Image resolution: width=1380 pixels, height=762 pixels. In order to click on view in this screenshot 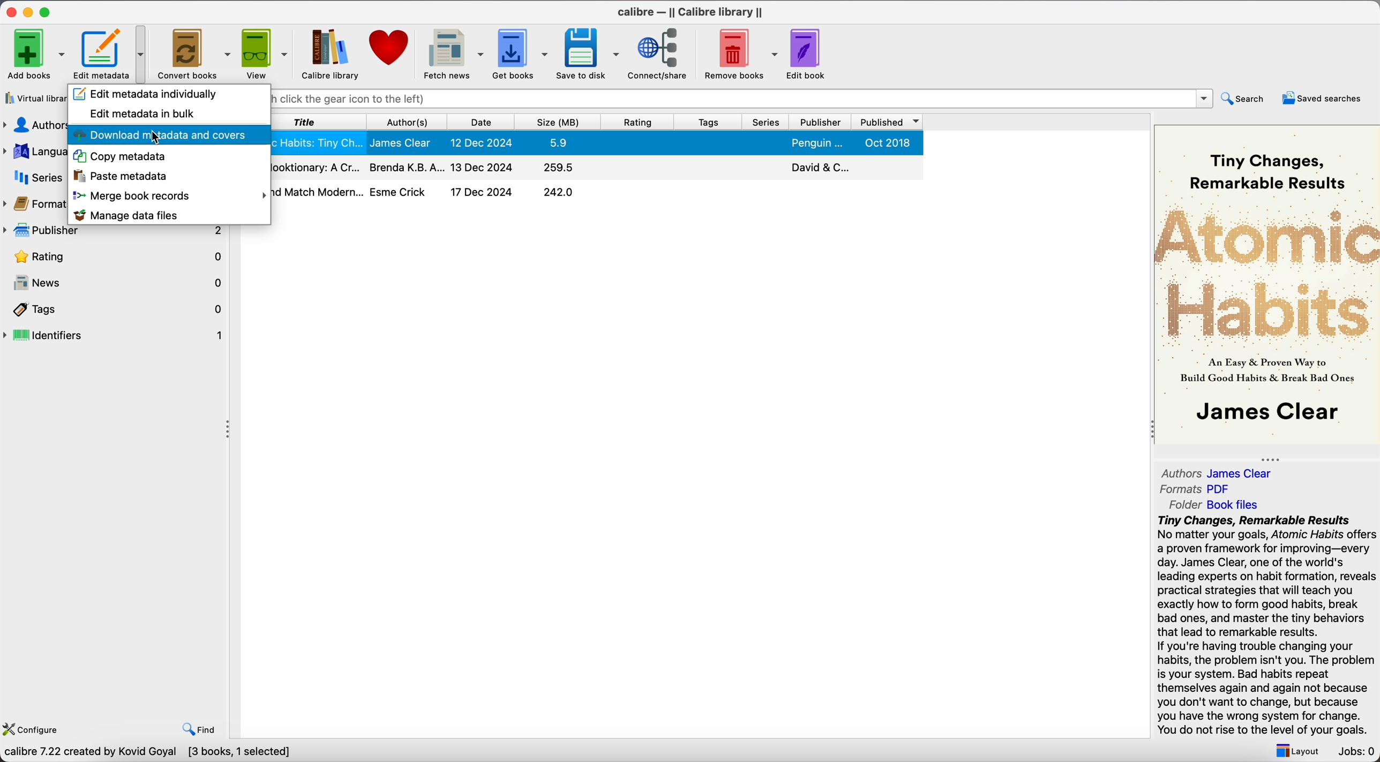, I will do `click(266, 54)`.